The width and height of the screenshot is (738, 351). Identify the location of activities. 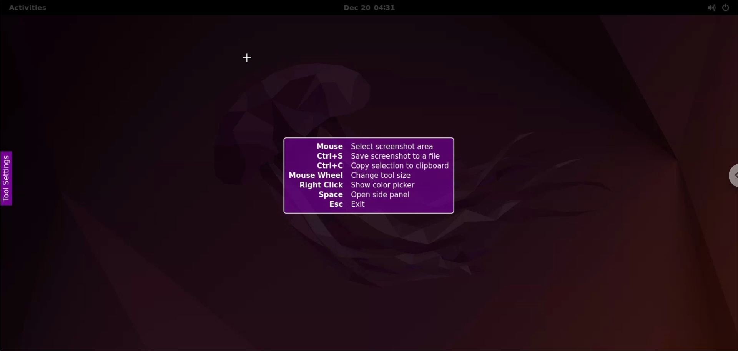
(30, 8).